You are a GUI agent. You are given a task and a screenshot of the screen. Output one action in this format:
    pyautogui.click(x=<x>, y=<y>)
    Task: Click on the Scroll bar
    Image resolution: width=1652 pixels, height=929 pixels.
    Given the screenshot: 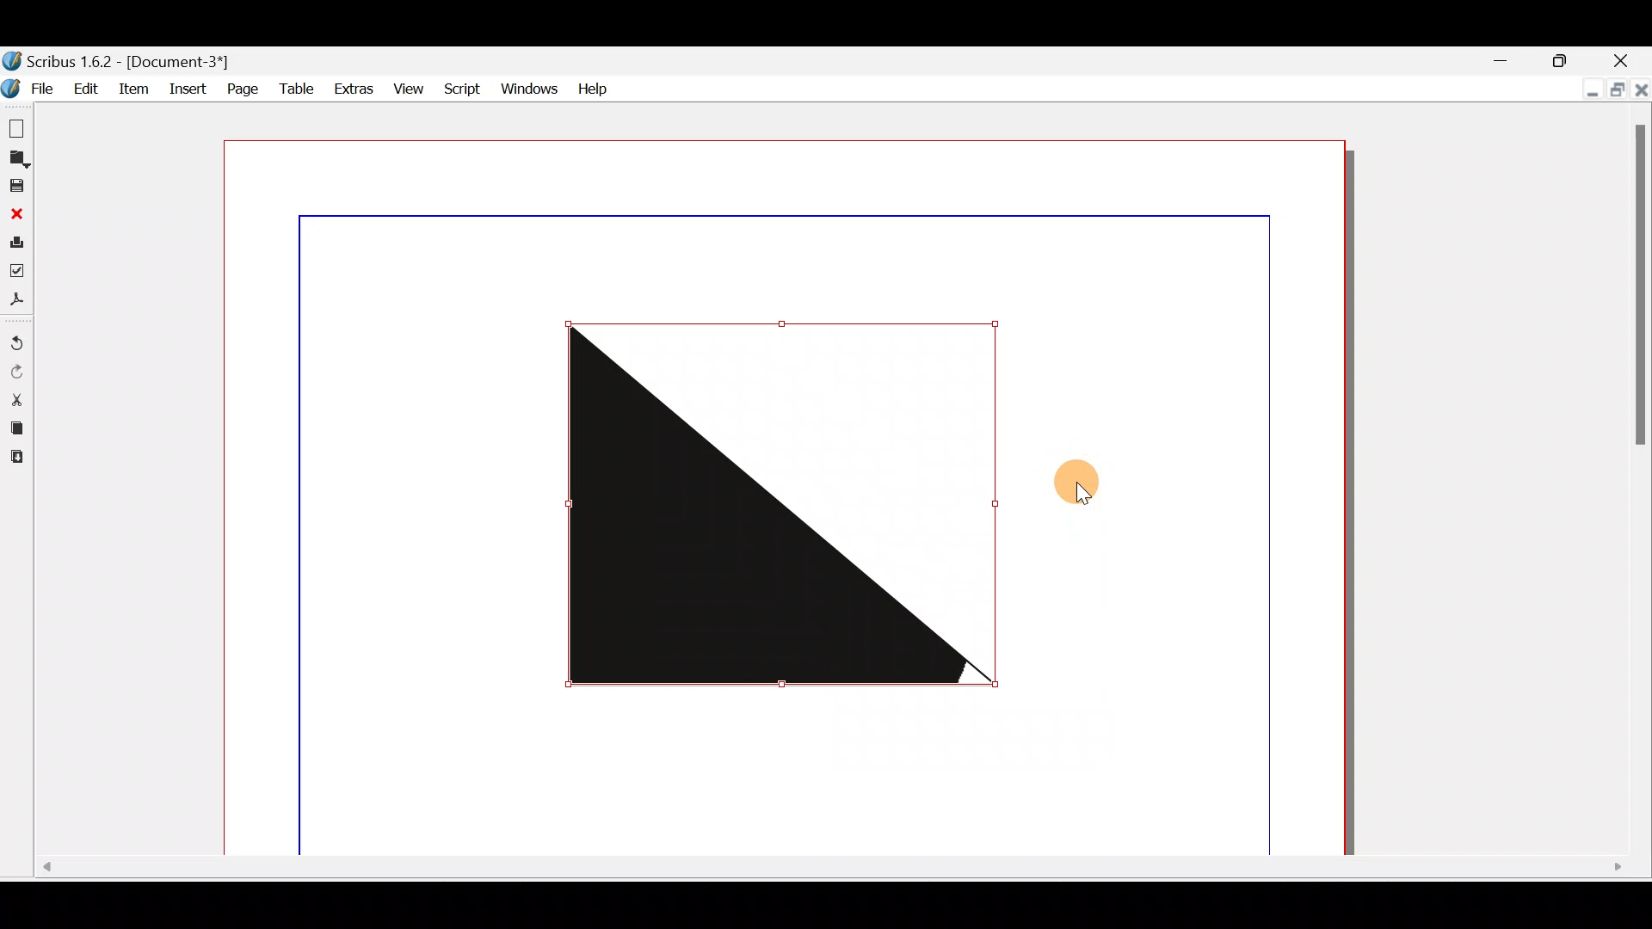 What is the action you would take?
    pyautogui.click(x=824, y=871)
    